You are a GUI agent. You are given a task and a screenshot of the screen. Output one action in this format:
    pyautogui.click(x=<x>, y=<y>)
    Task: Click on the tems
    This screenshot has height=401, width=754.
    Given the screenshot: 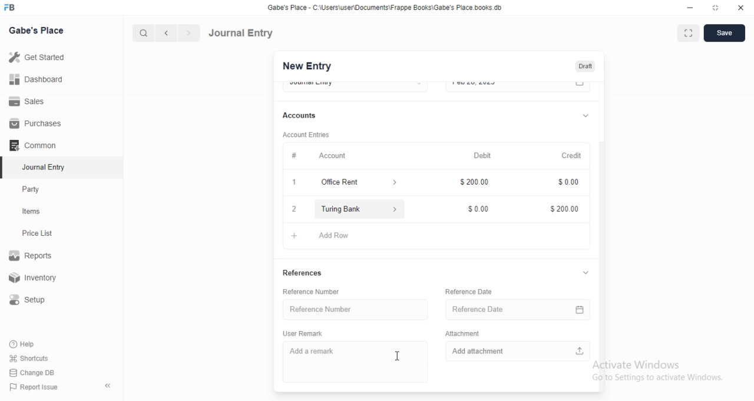 What is the action you would take?
    pyautogui.click(x=36, y=212)
    